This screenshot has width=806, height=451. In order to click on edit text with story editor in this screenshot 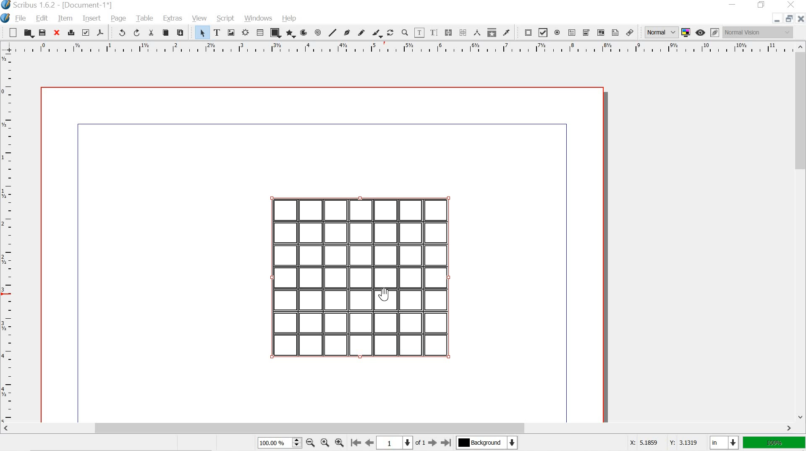, I will do `click(433, 32)`.